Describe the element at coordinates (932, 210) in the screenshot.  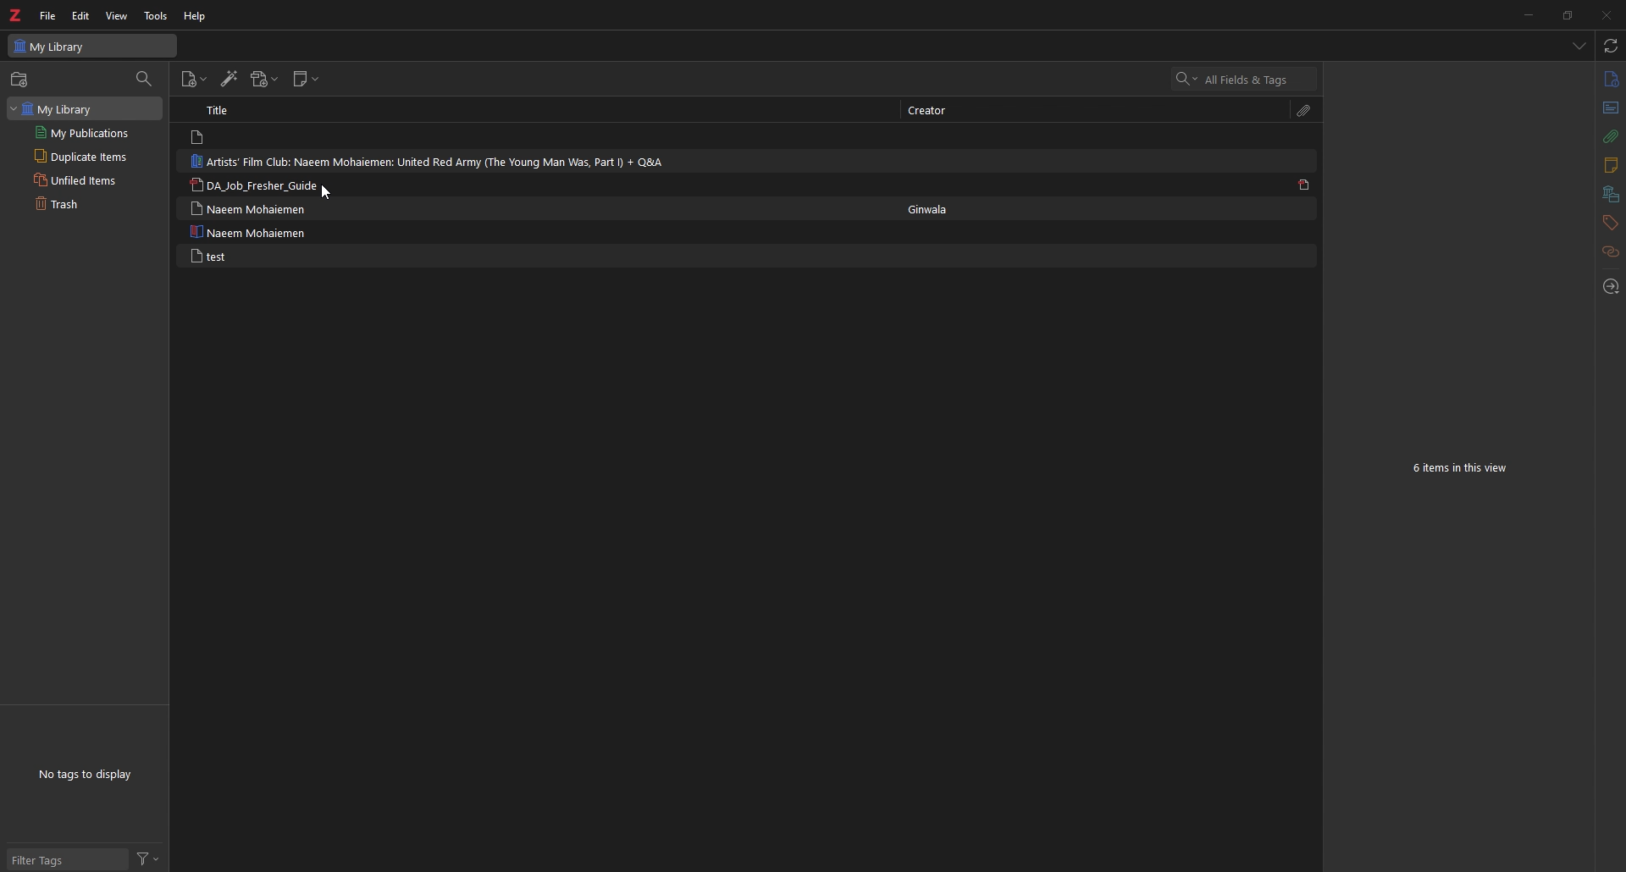
I see `creator` at that location.